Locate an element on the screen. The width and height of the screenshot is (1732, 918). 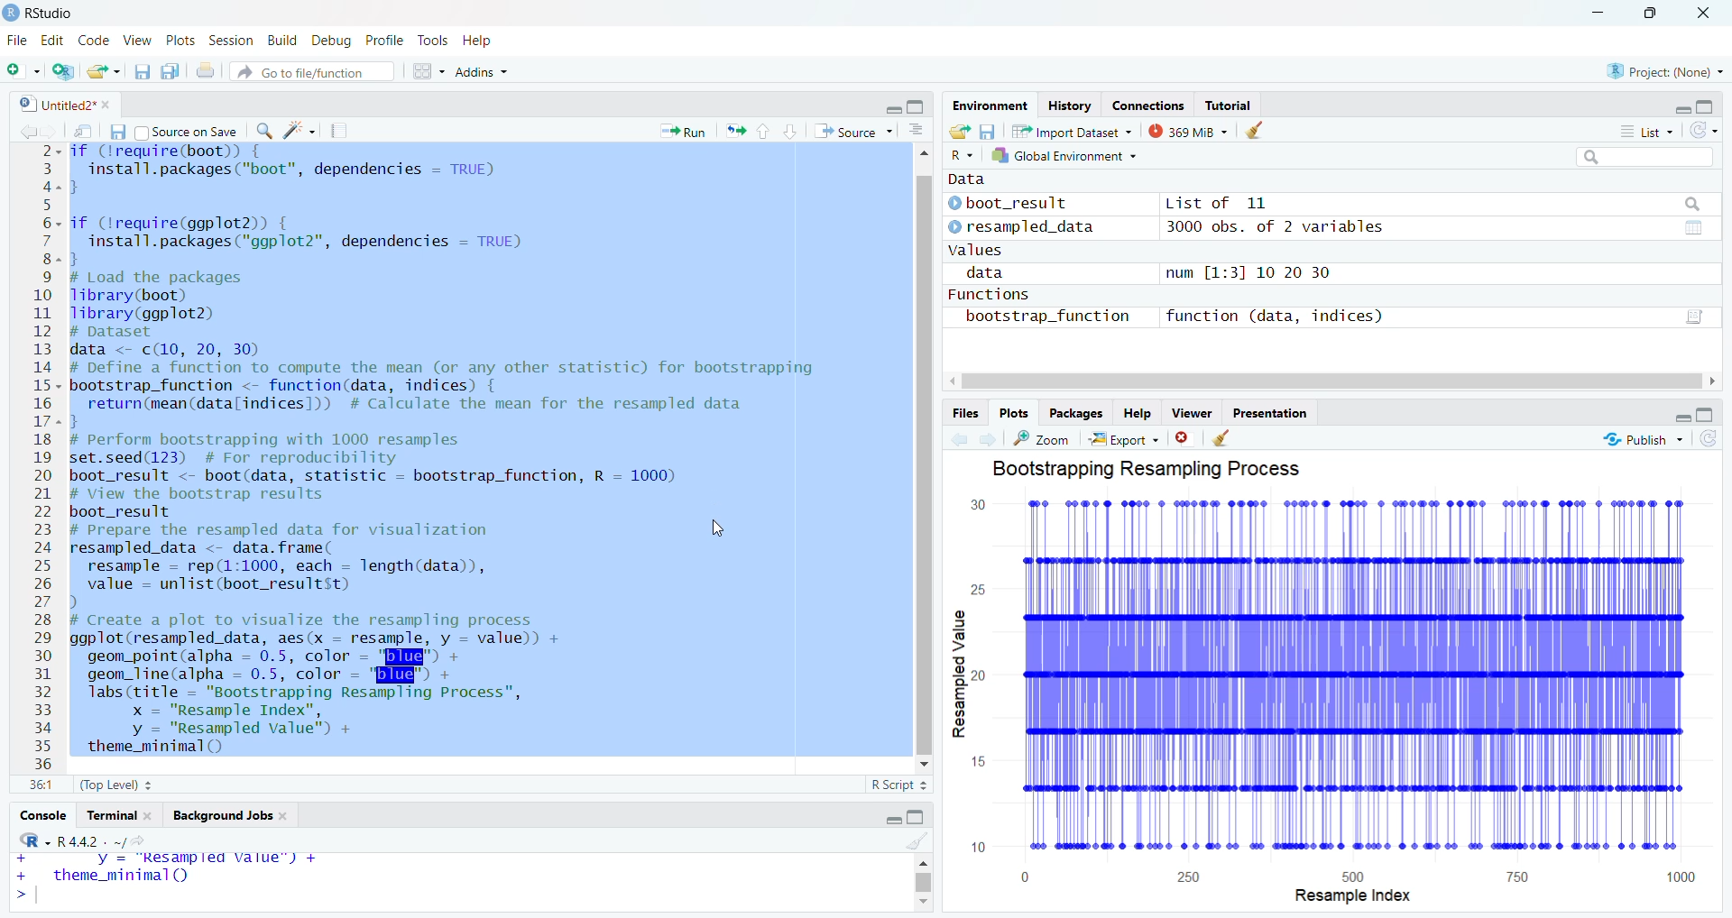
resample is located at coordinates (782, 887).